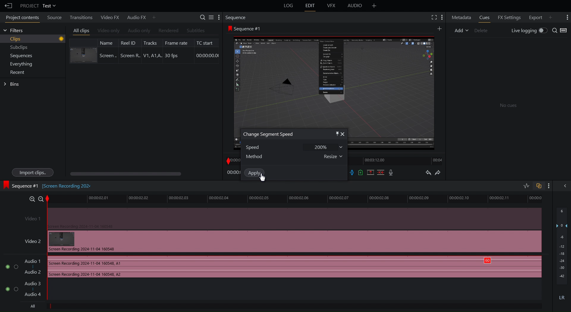 The height and width of the screenshot is (312, 571). I want to click on Video Only, so click(109, 31).